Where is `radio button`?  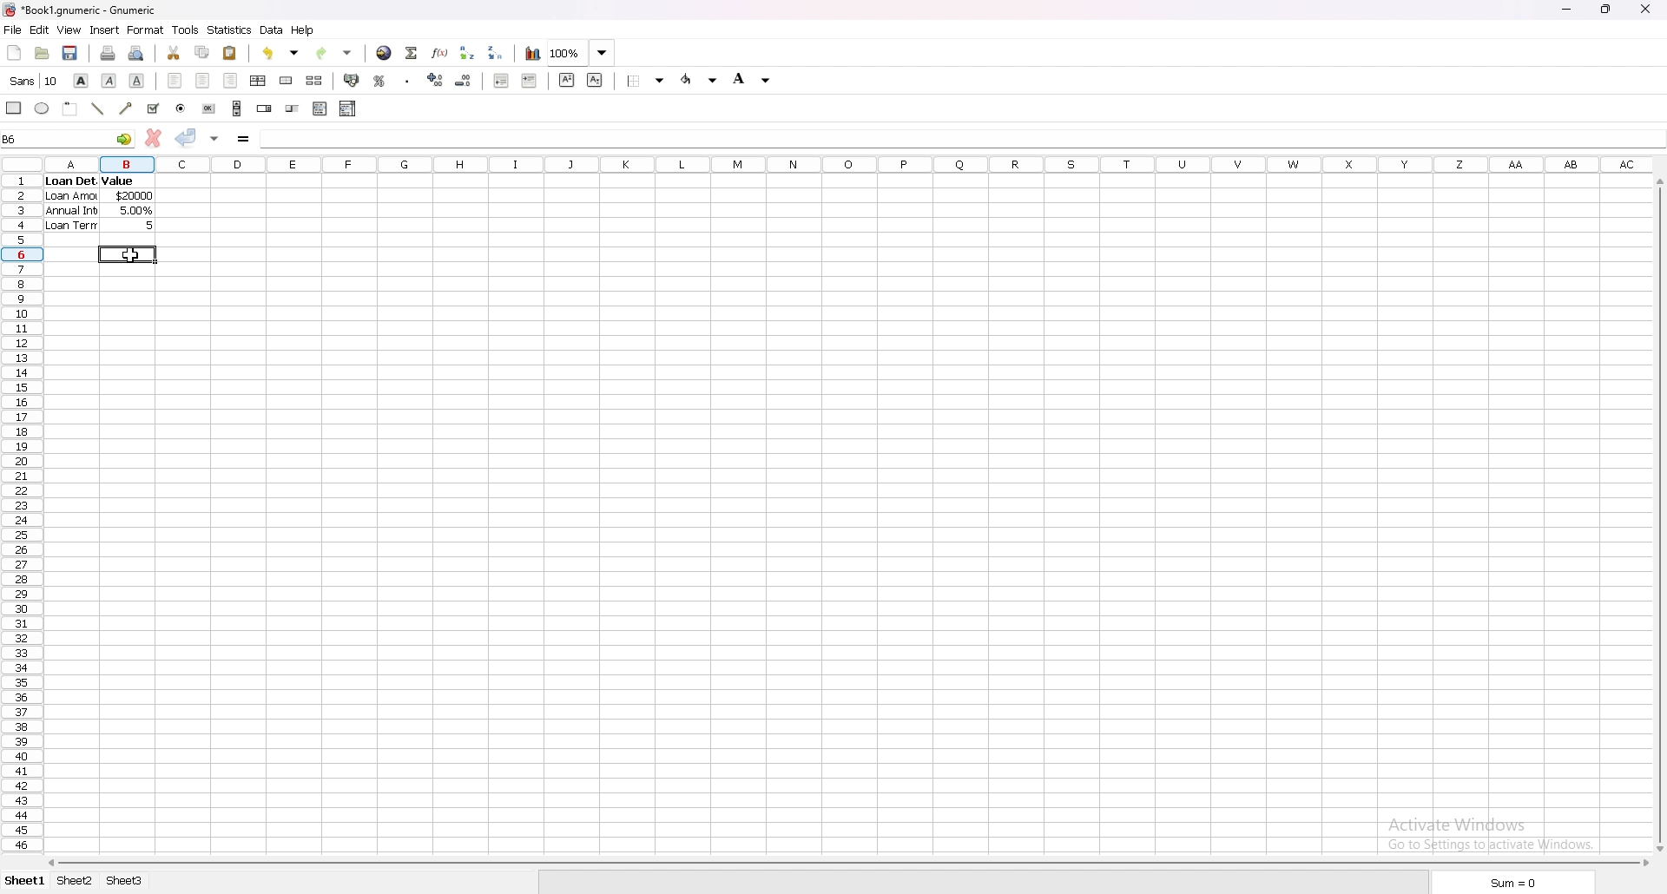 radio button is located at coordinates (181, 108).